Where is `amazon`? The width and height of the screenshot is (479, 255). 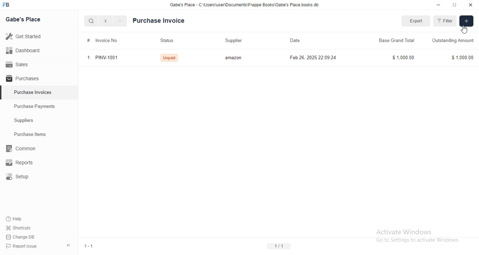 amazon is located at coordinates (234, 58).